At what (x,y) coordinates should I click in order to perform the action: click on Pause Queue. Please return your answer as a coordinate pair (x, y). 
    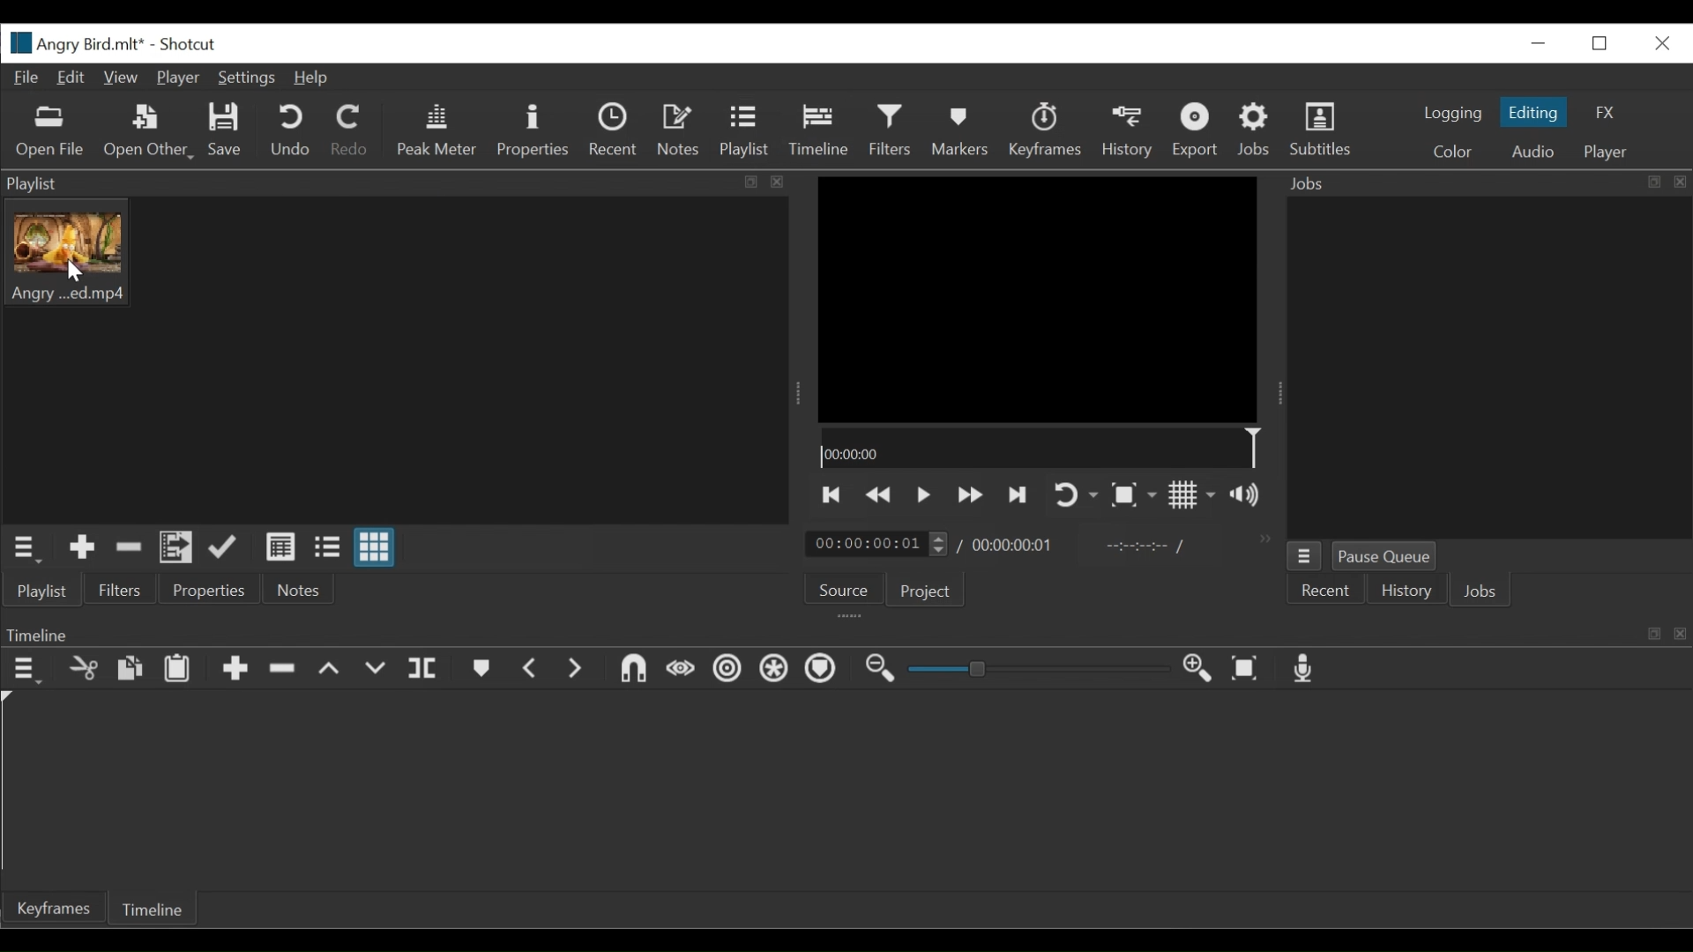
    Looking at the image, I should click on (1387, 554).